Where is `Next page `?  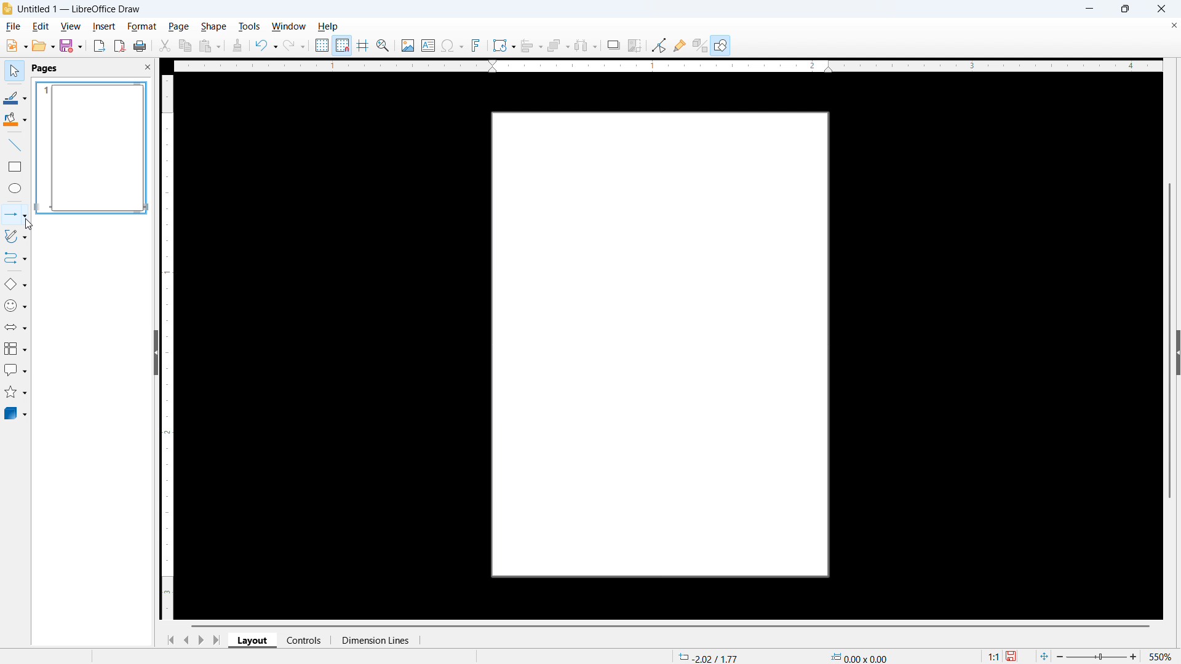
Next page  is located at coordinates (201, 640).